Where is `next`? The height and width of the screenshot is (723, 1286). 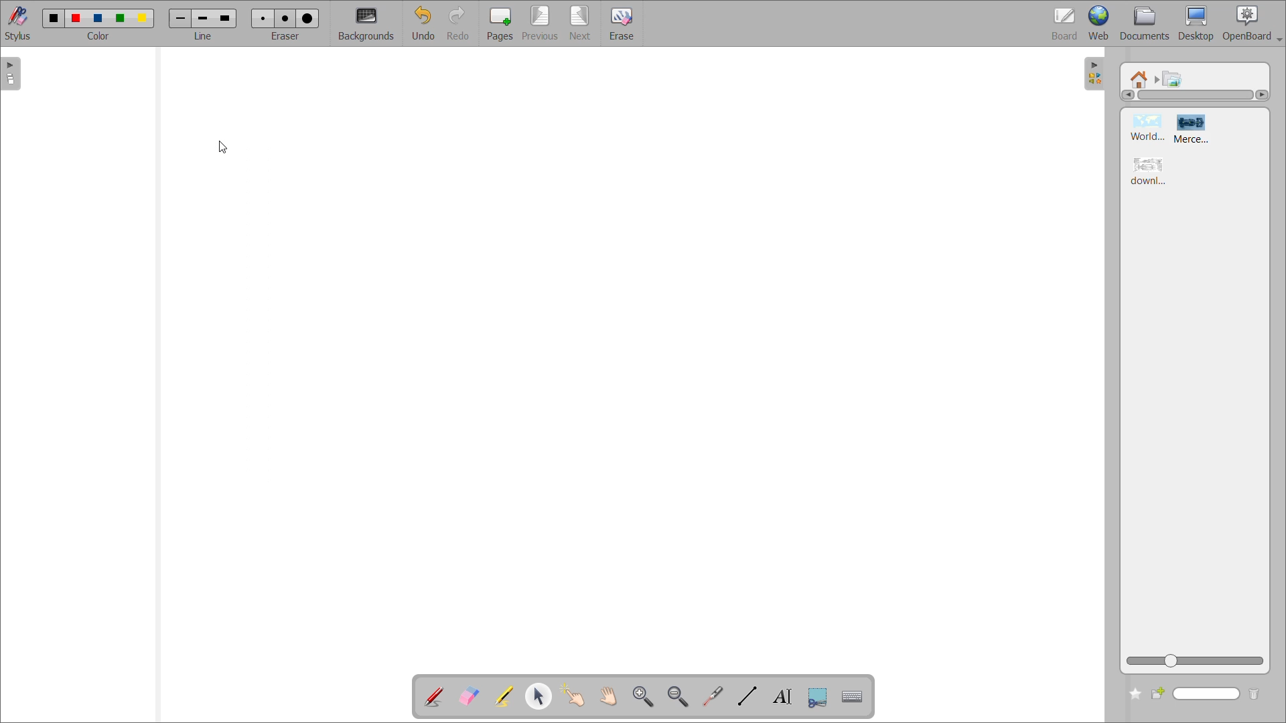 next is located at coordinates (582, 23).